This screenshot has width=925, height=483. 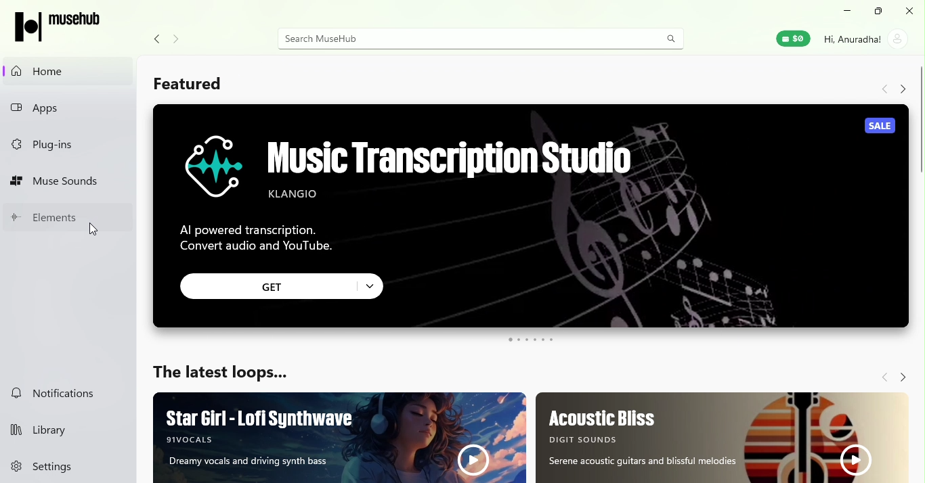 I want to click on Plug-ins, so click(x=71, y=145).